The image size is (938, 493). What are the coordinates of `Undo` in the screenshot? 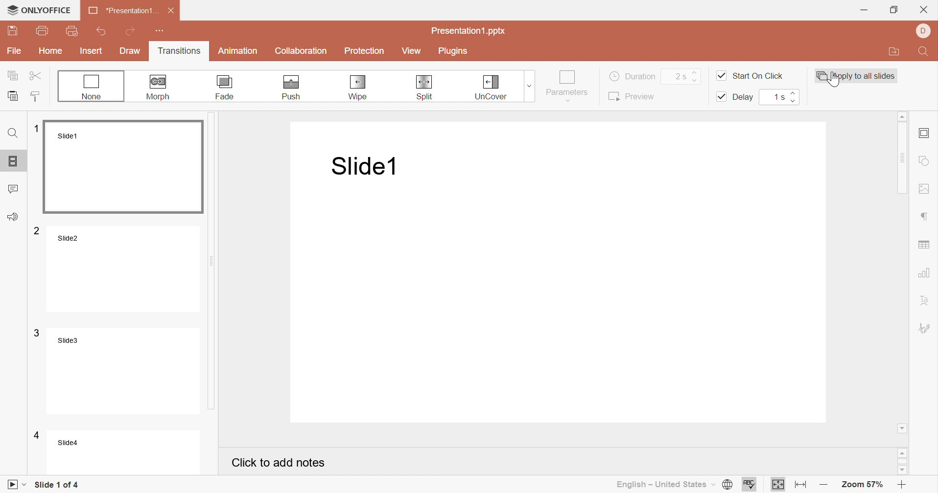 It's located at (103, 29).